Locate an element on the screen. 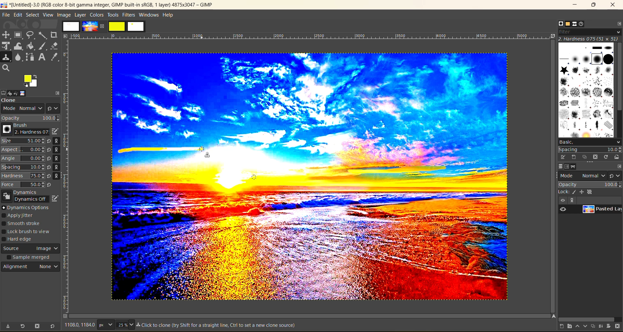 The height and width of the screenshot is (332, 623). Lock: is located at coordinates (564, 192).